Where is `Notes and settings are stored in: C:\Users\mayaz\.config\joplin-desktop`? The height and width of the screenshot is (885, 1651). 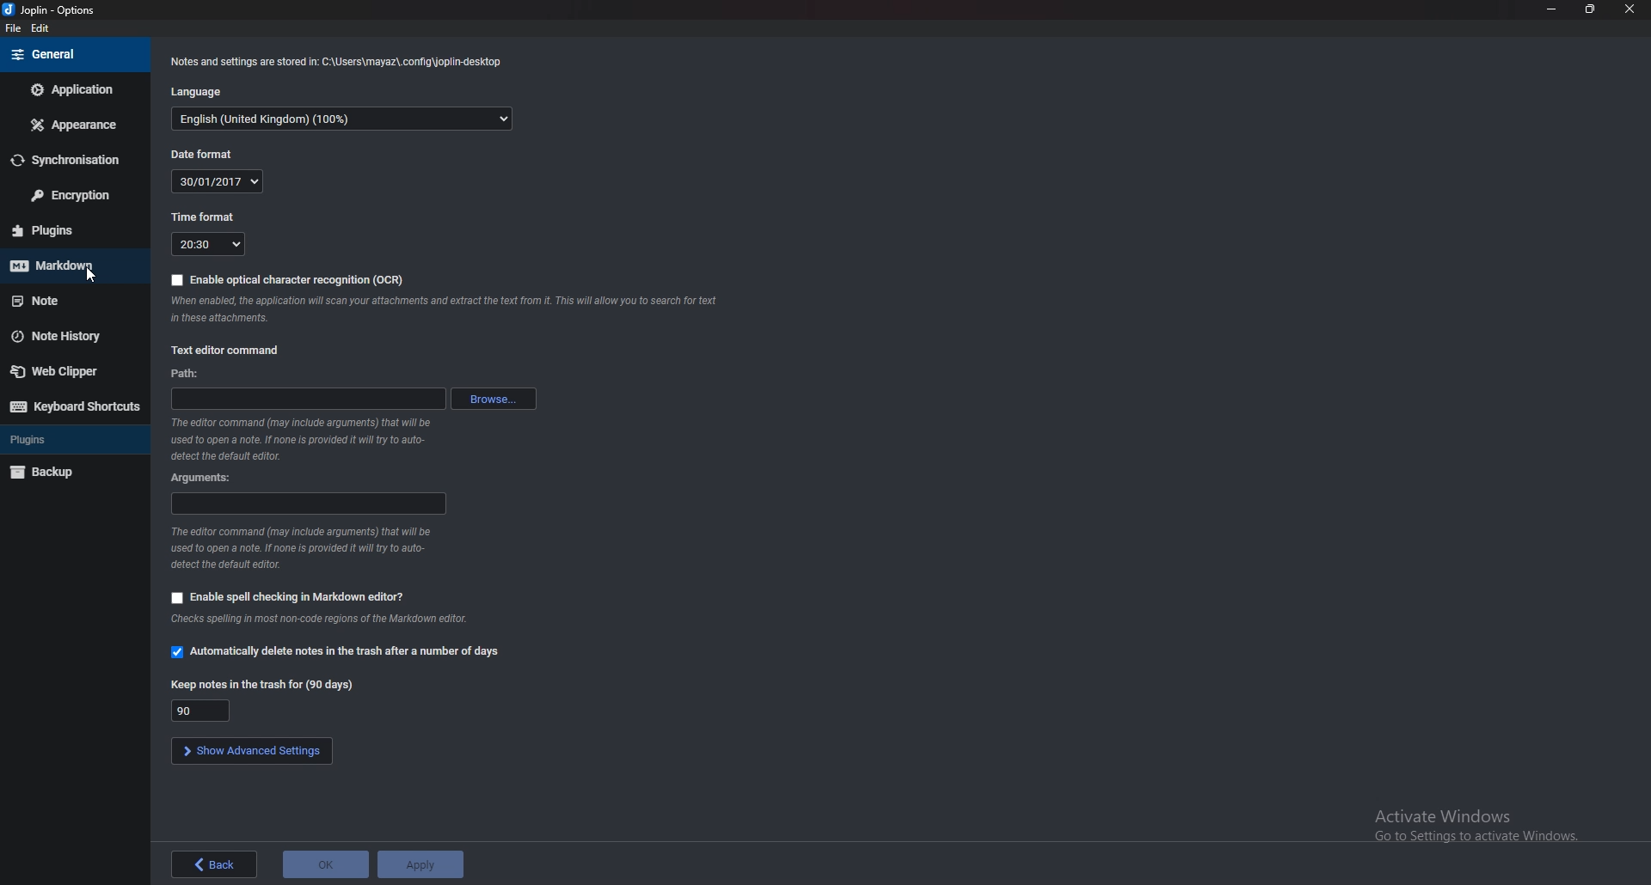
Notes and settings are stored in: C:\Users\mayaz\.config\joplin-desktop is located at coordinates (337, 61).